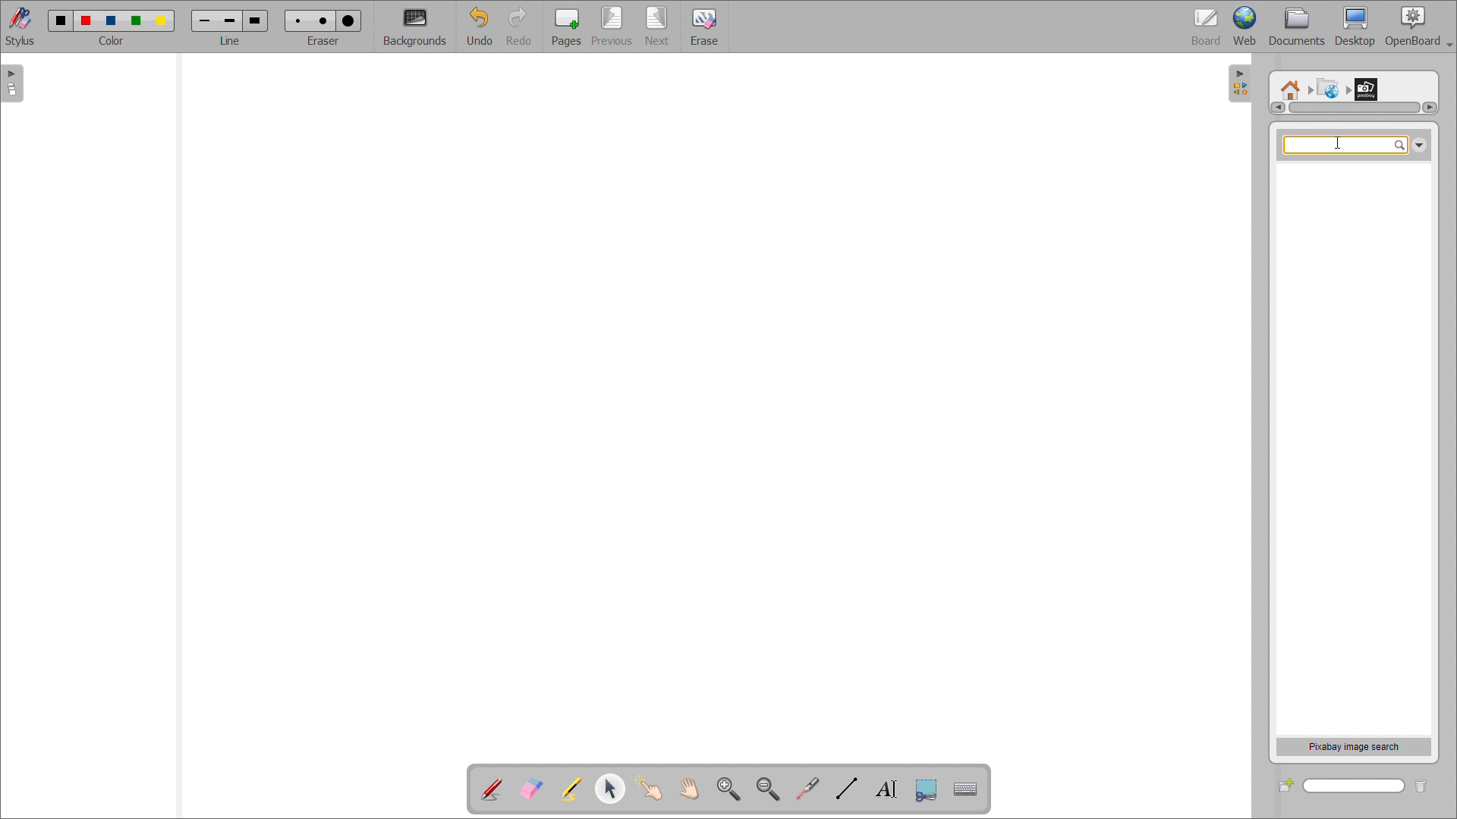 This screenshot has height=819, width=1457. What do you see at coordinates (256, 20) in the screenshot?
I see `Large line` at bounding box center [256, 20].